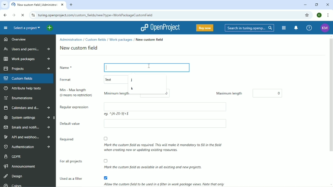  Describe the element at coordinates (309, 28) in the screenshot. I see `Help` at that location.